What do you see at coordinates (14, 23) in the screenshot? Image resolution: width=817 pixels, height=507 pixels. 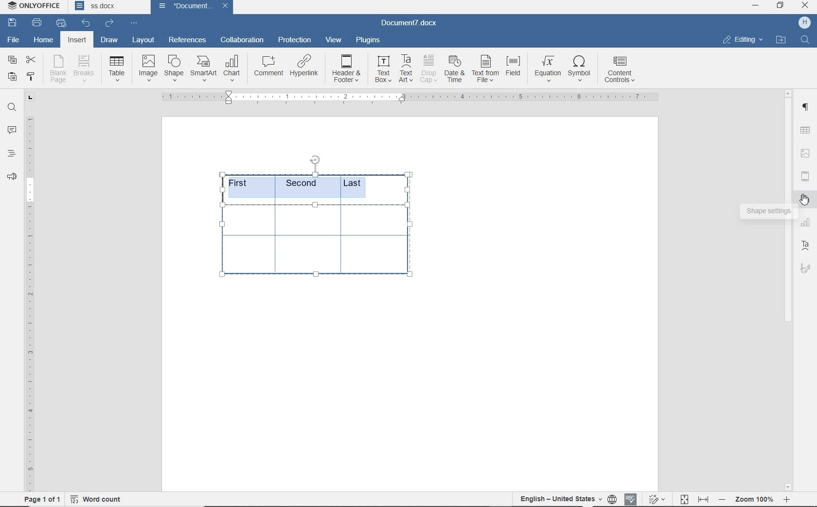 I see `save` at bounding box center [14, 23].